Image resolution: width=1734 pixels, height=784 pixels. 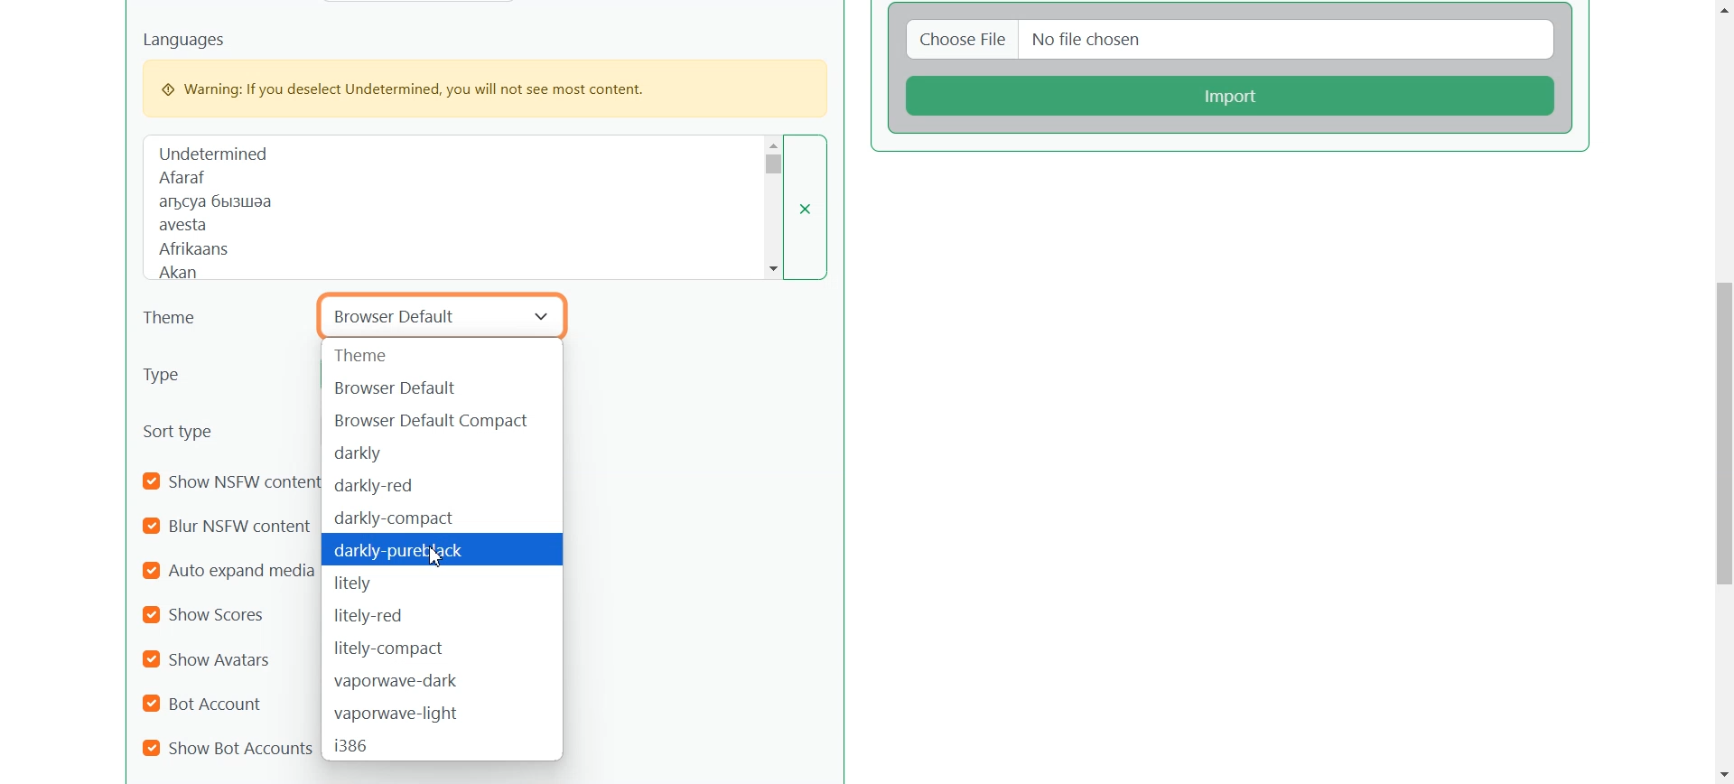 I want to click on Sort Type, so click(x=187, y=430).